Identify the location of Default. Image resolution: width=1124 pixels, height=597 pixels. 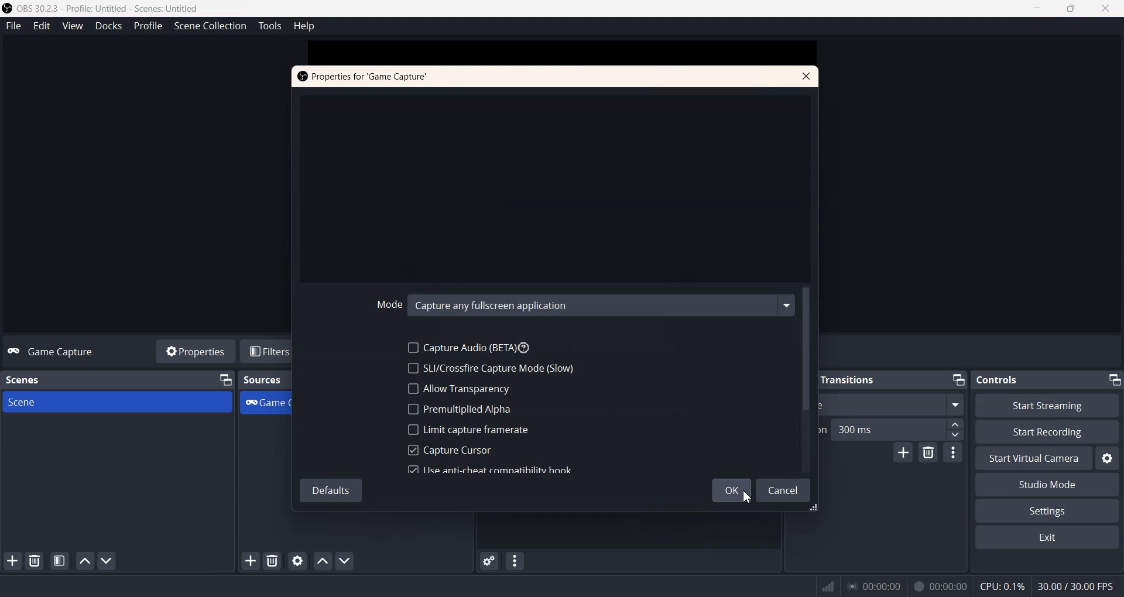
(332, 491).